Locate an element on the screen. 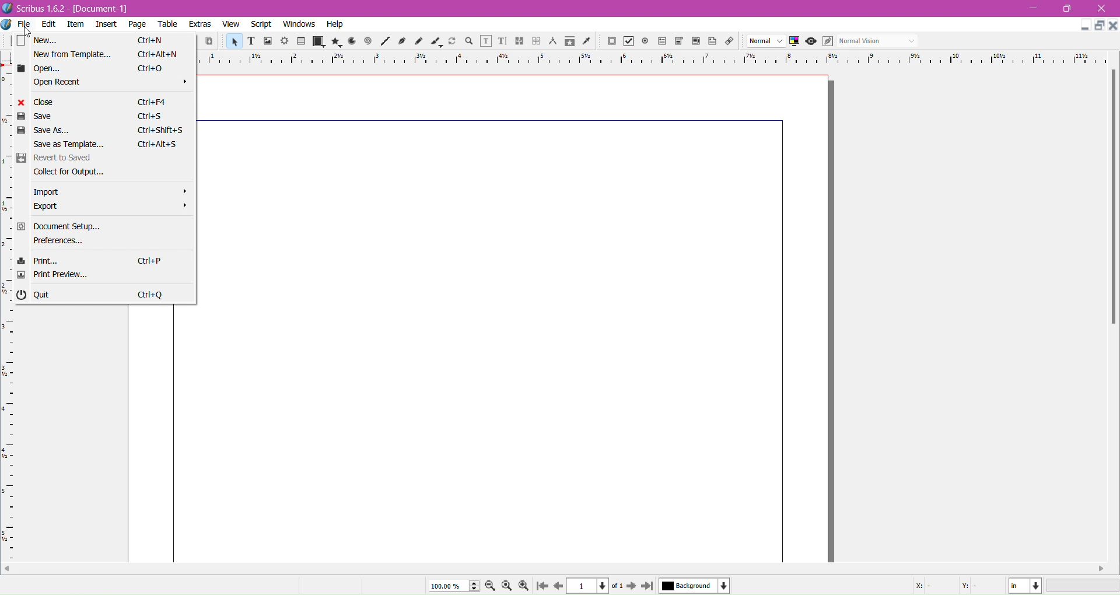  Bezier Curve is located at coordinates (402, 43).